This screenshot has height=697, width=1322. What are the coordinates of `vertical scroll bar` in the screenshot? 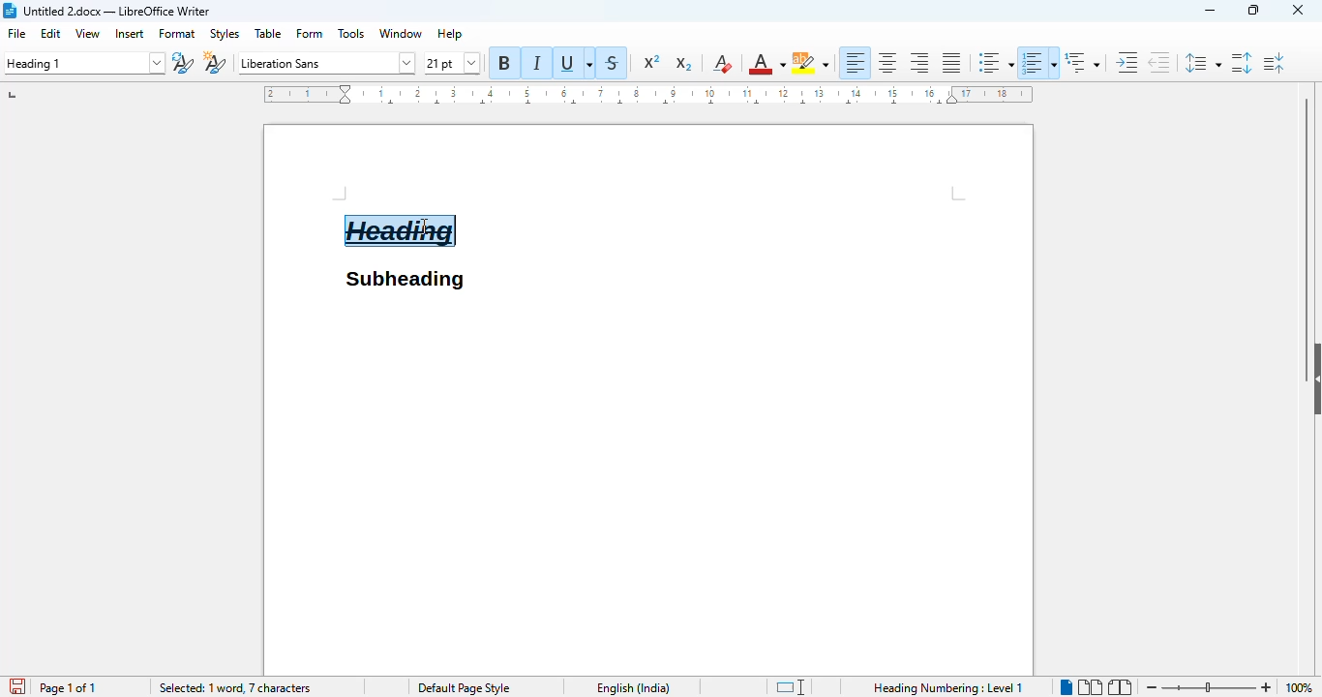 It's located at (1306, 210).